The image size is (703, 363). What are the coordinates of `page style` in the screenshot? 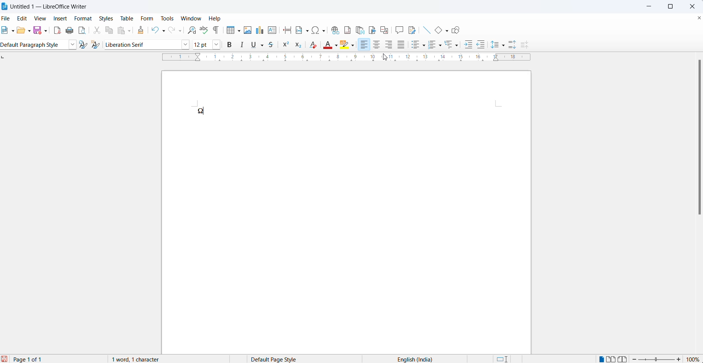 It's located at (283, 359).